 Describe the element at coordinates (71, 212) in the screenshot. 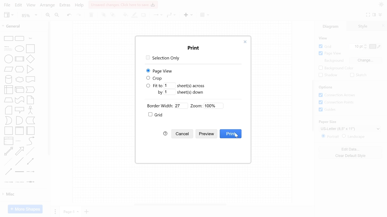

I see `Page-1, current page` at that location.